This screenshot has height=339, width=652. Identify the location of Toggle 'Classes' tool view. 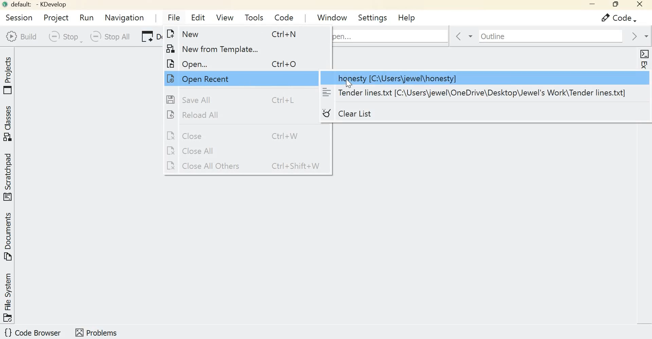
(9, 124).